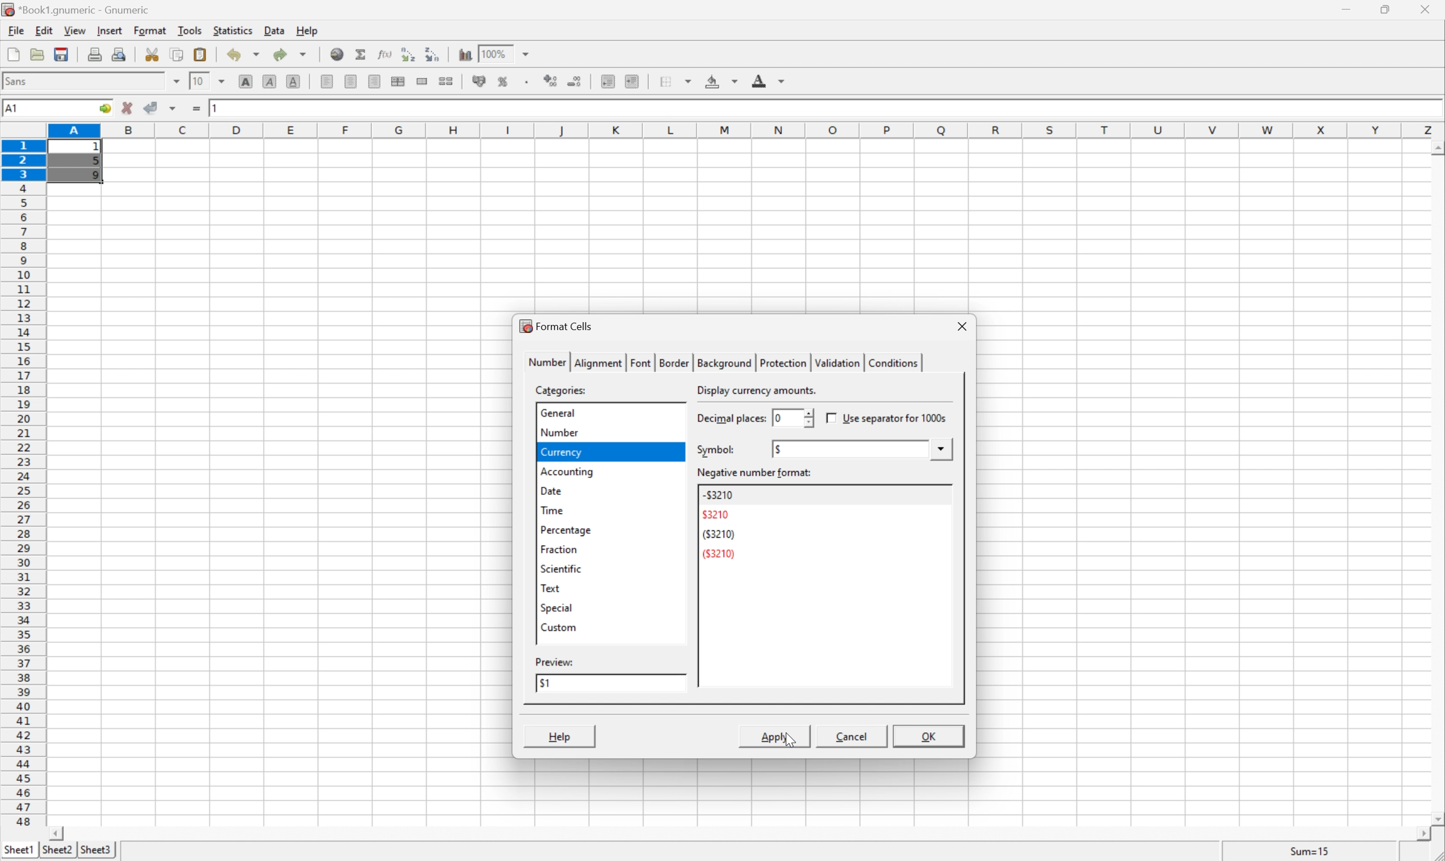 Image resolution: width=1445 pixels, height=861 pixels. What do you see at coordinates (271, 80) in the screenshot?
I see `italic` at bounding box center [271, 80].